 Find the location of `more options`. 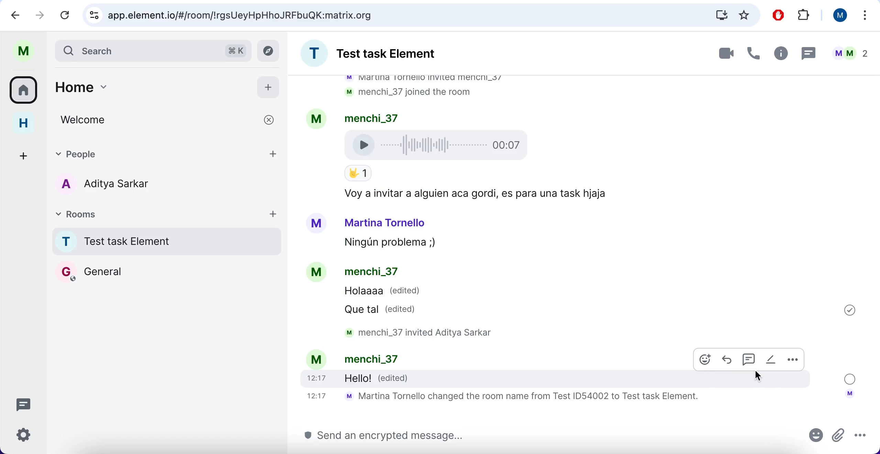

more options is located at coordinates (796, 359).